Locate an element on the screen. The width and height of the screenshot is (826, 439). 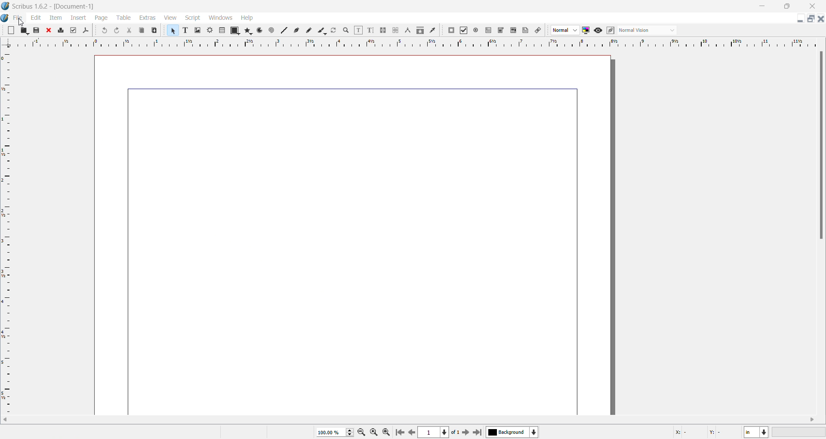
icon is located at coordinates (433, 31).